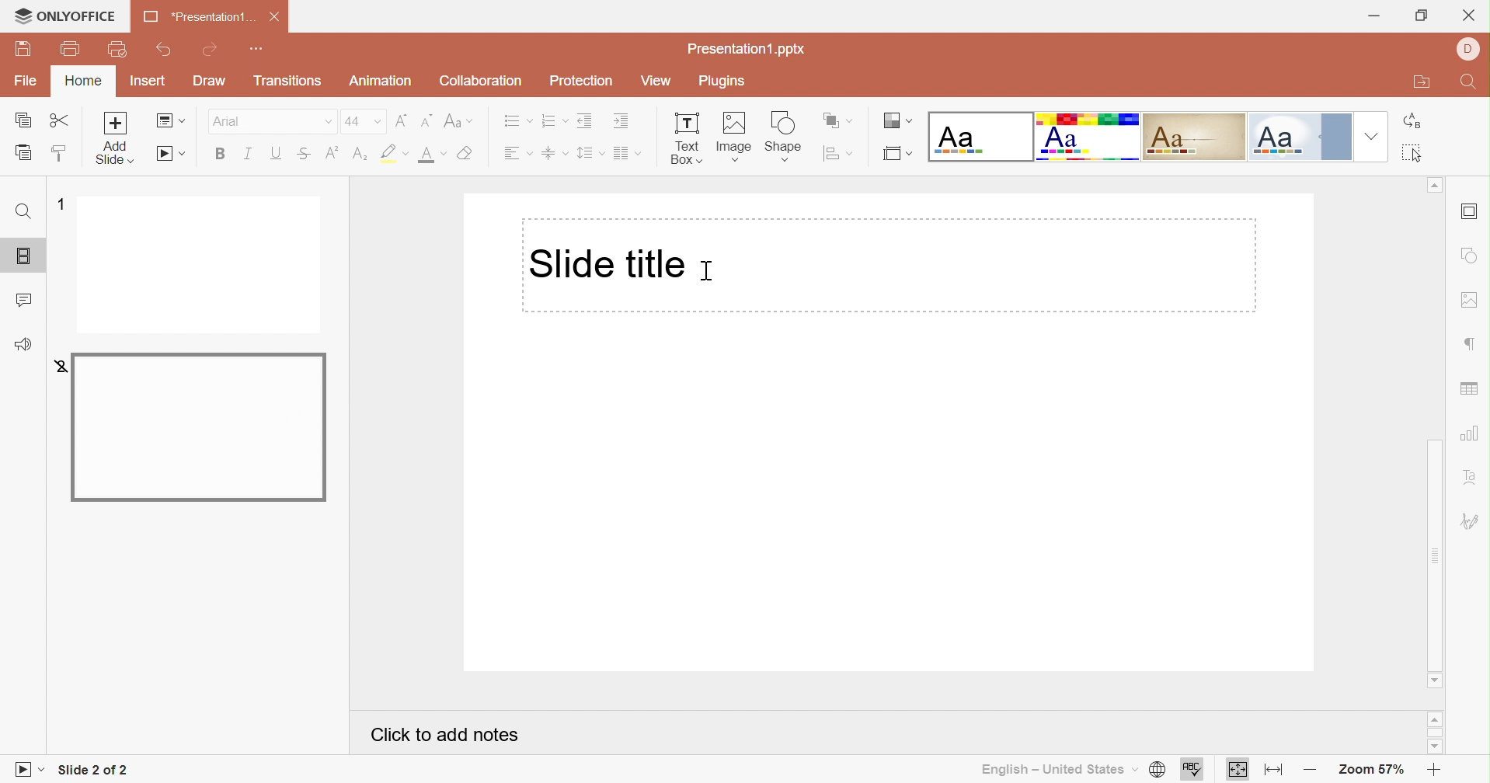 This screenshot has height=783, width=1490. Describe the element at coordinates (1471, 301) in the screenshot. I see `Image settings` at that location.